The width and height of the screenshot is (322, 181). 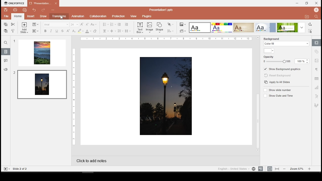 What do you see at coordinates (5, 16) in the screenshot?
I see `file` at bounding box center [5, 16].